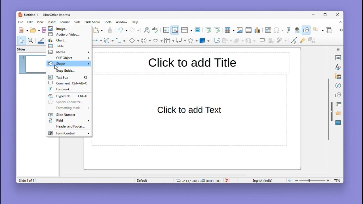  What do you see at coordinates (297, 31) in the screenshot?
I see `Hyperlink` at bounding box center [297, 31].